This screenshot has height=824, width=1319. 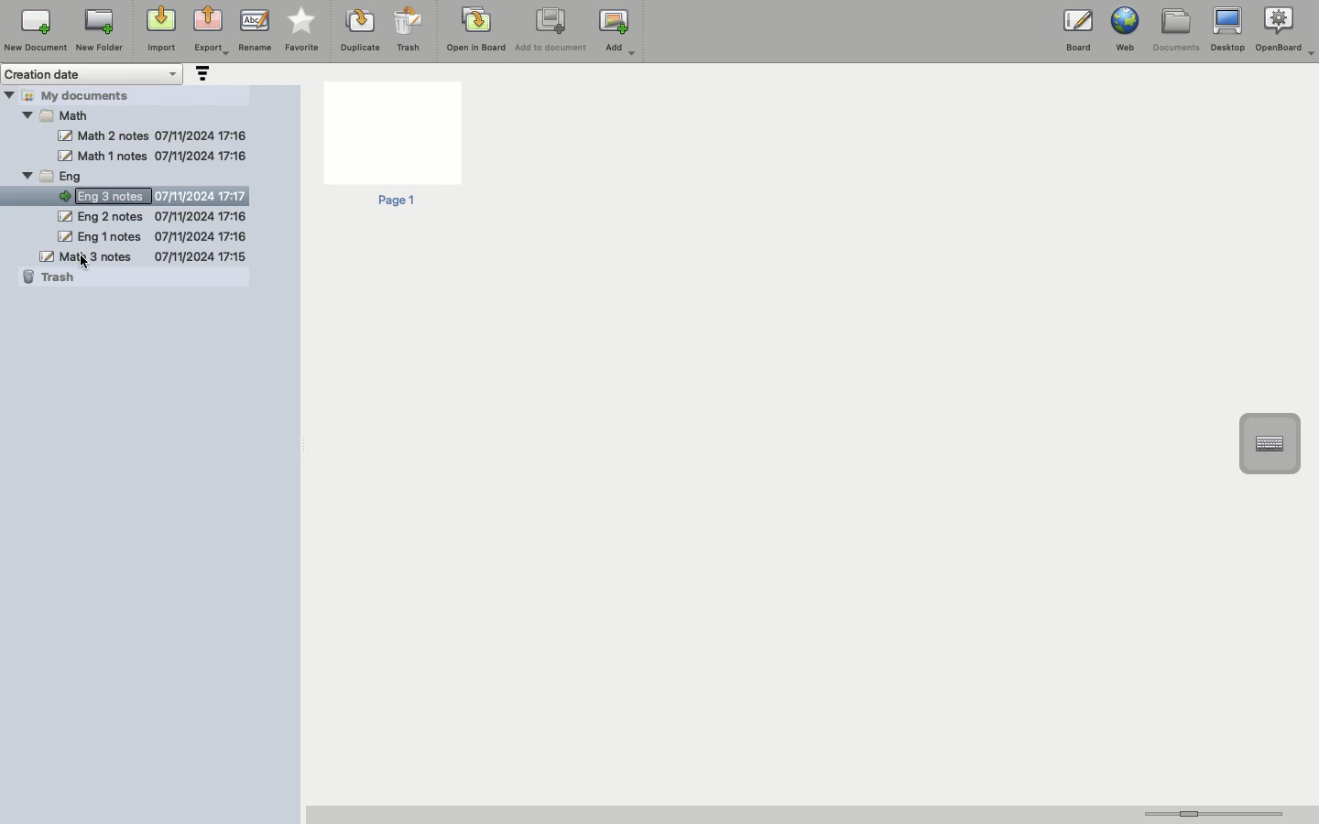 I want to click on New folder, so click(x=98, y=31).